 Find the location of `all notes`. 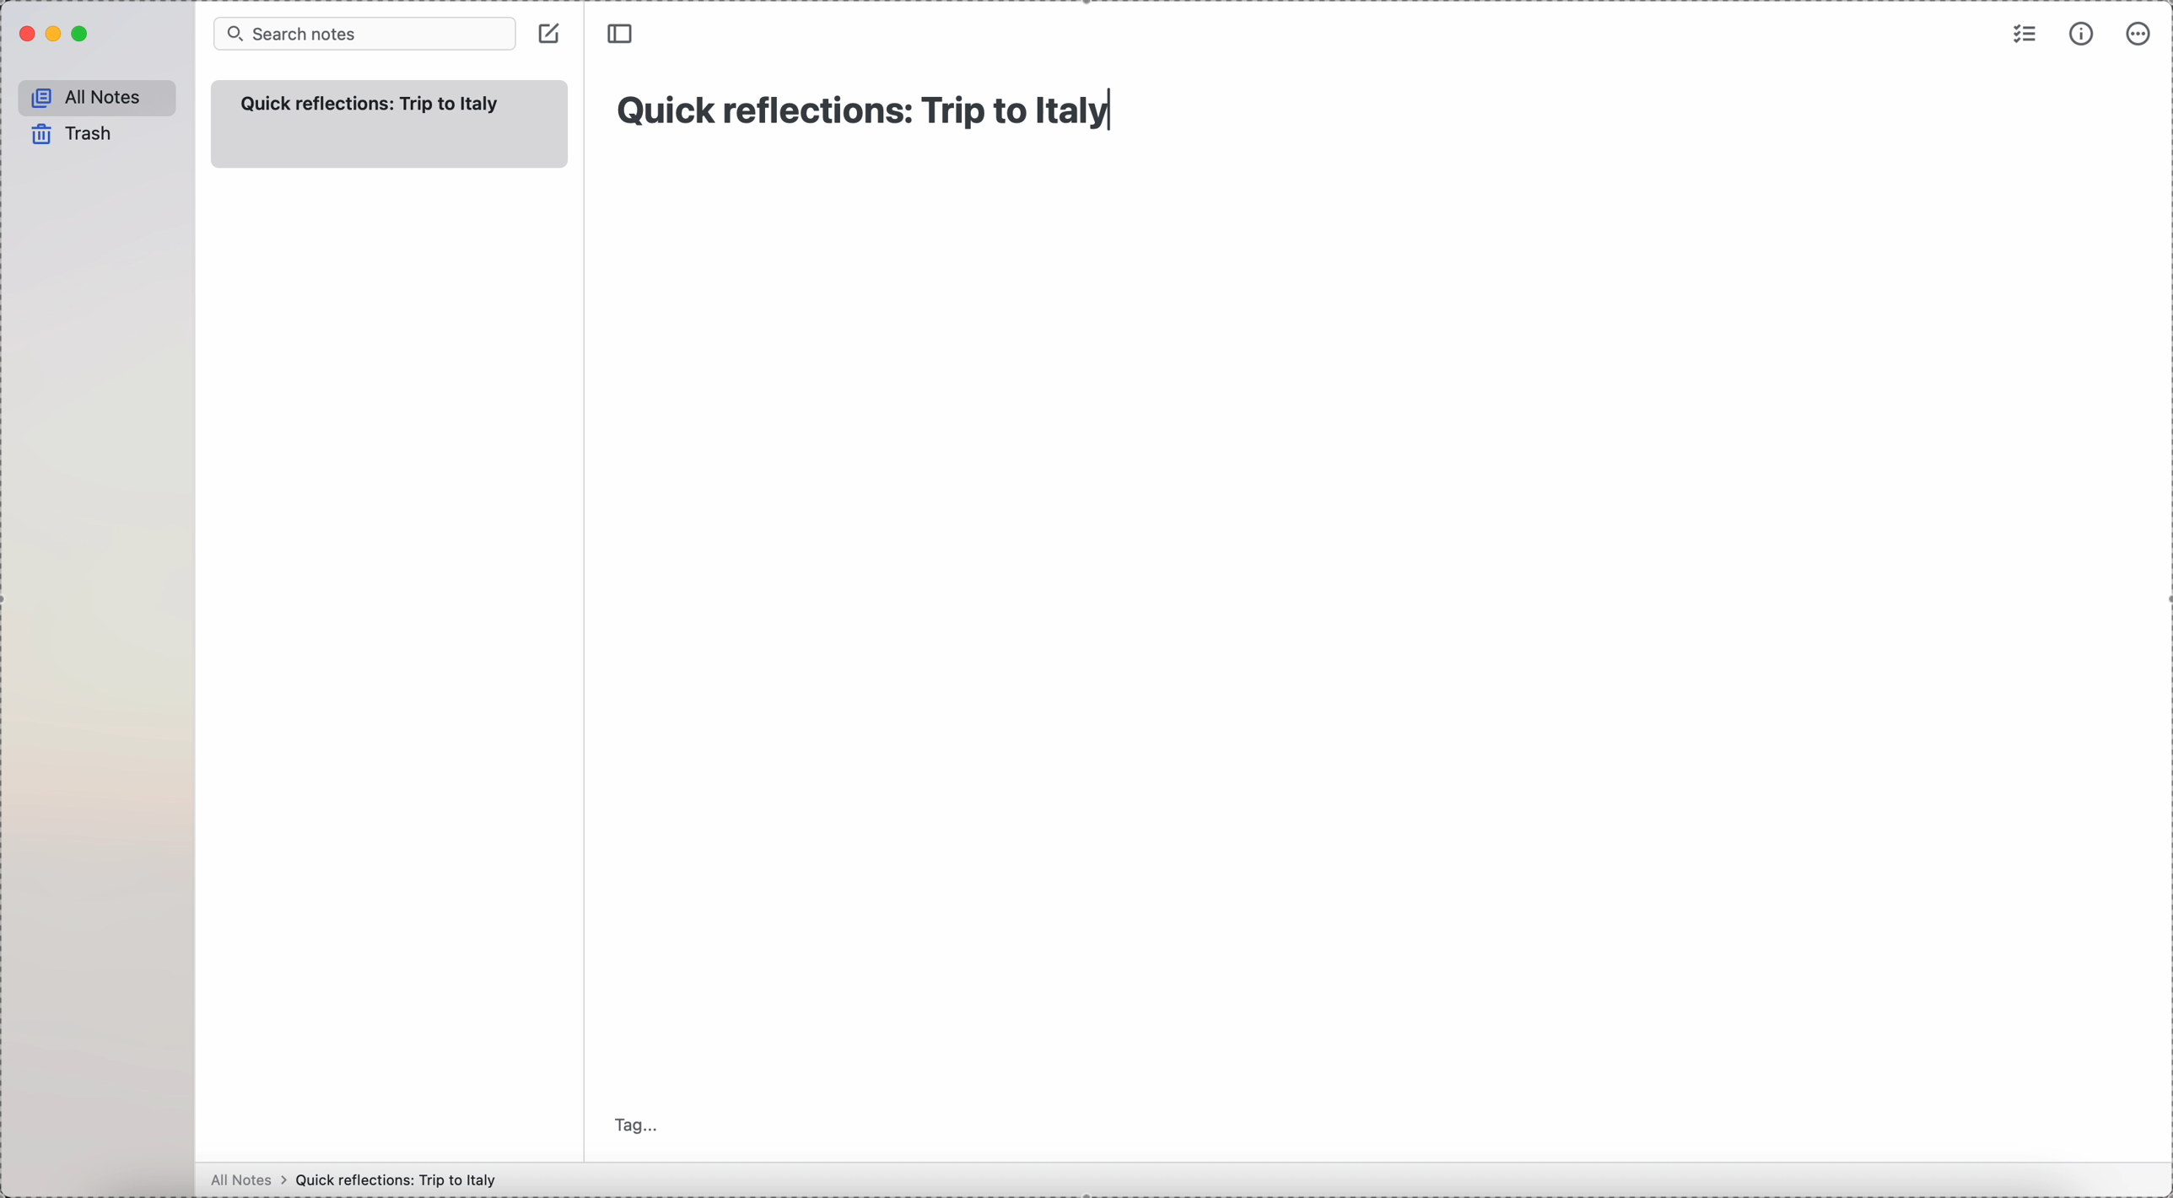

all notes is located at coordinates (89, 95).